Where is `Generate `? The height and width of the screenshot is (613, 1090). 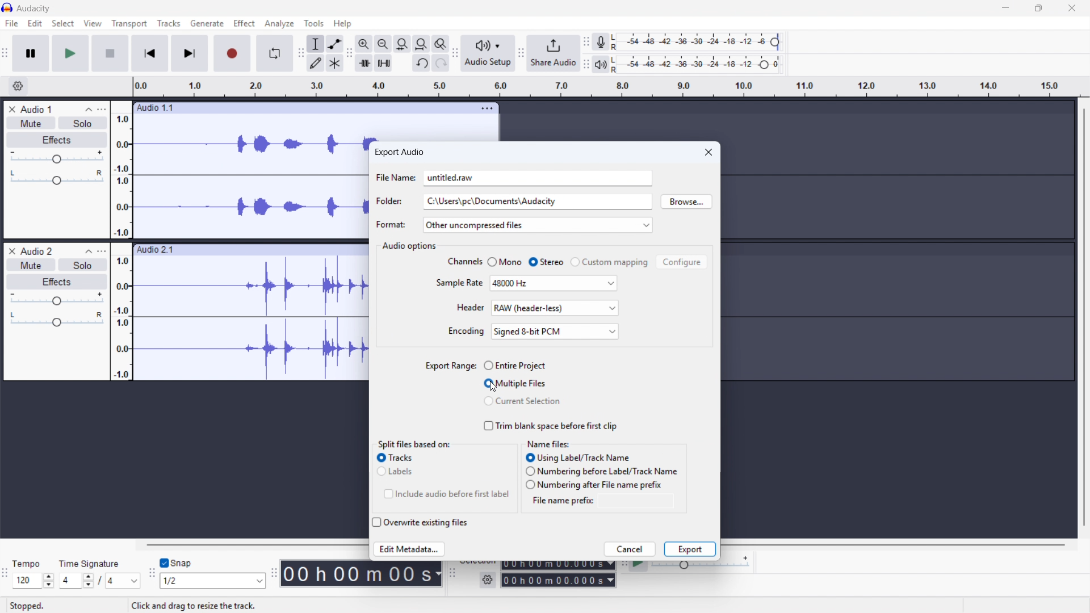 Generate  is located at coordinates (207, 23).